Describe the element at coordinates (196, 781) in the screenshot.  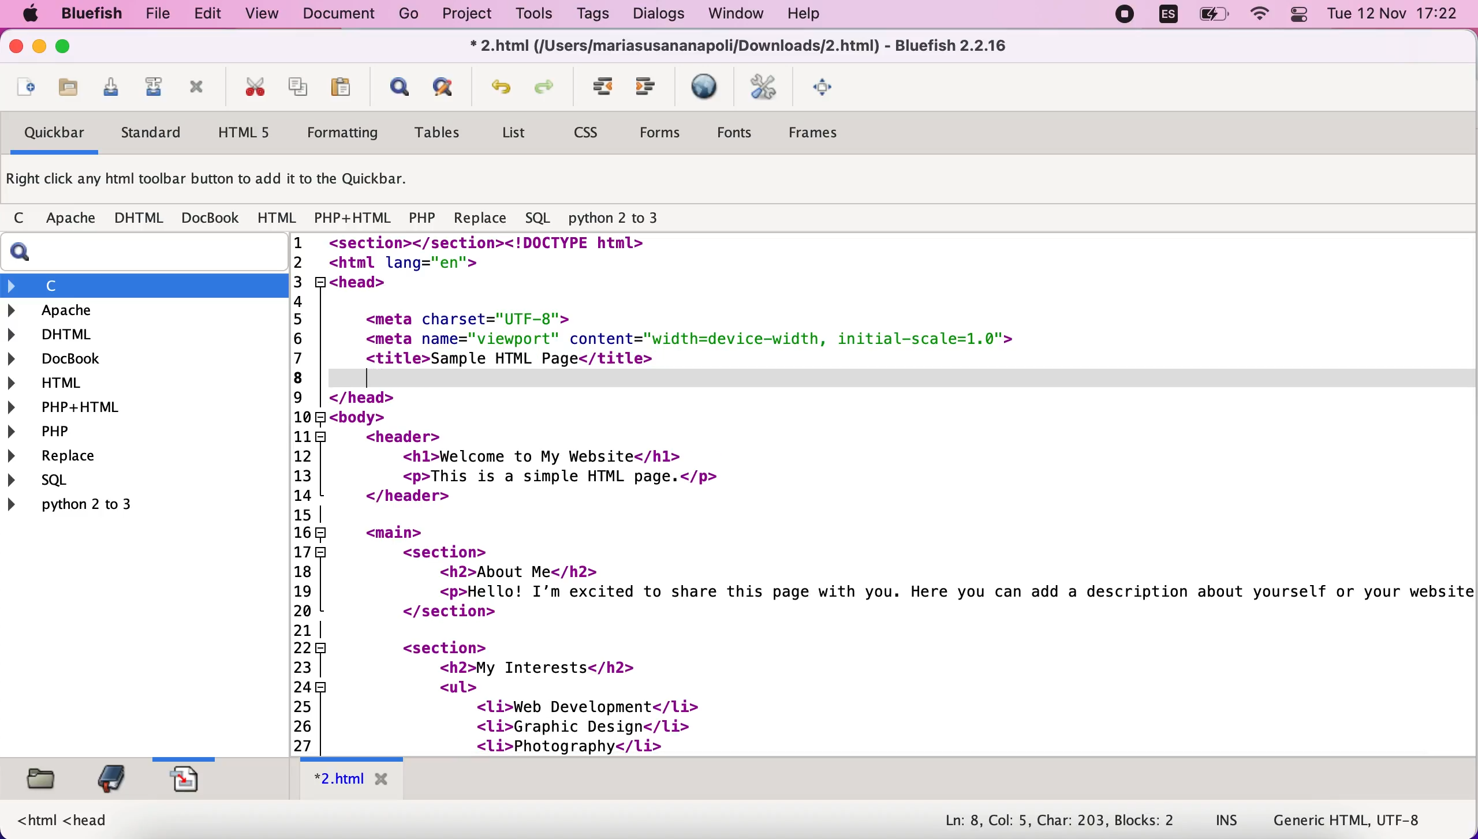
I see `snippets` at that location.